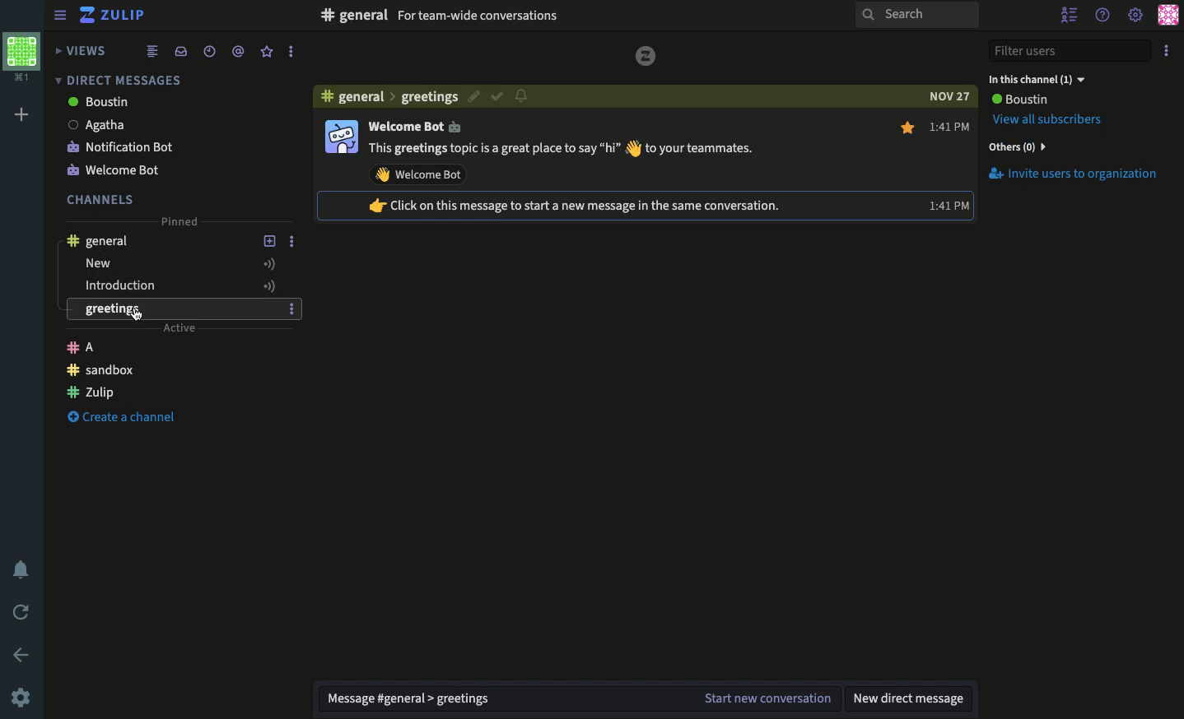  Describe the element at coordinates (765, 699) in the screenshot. I see `Start the conversation` at that location.